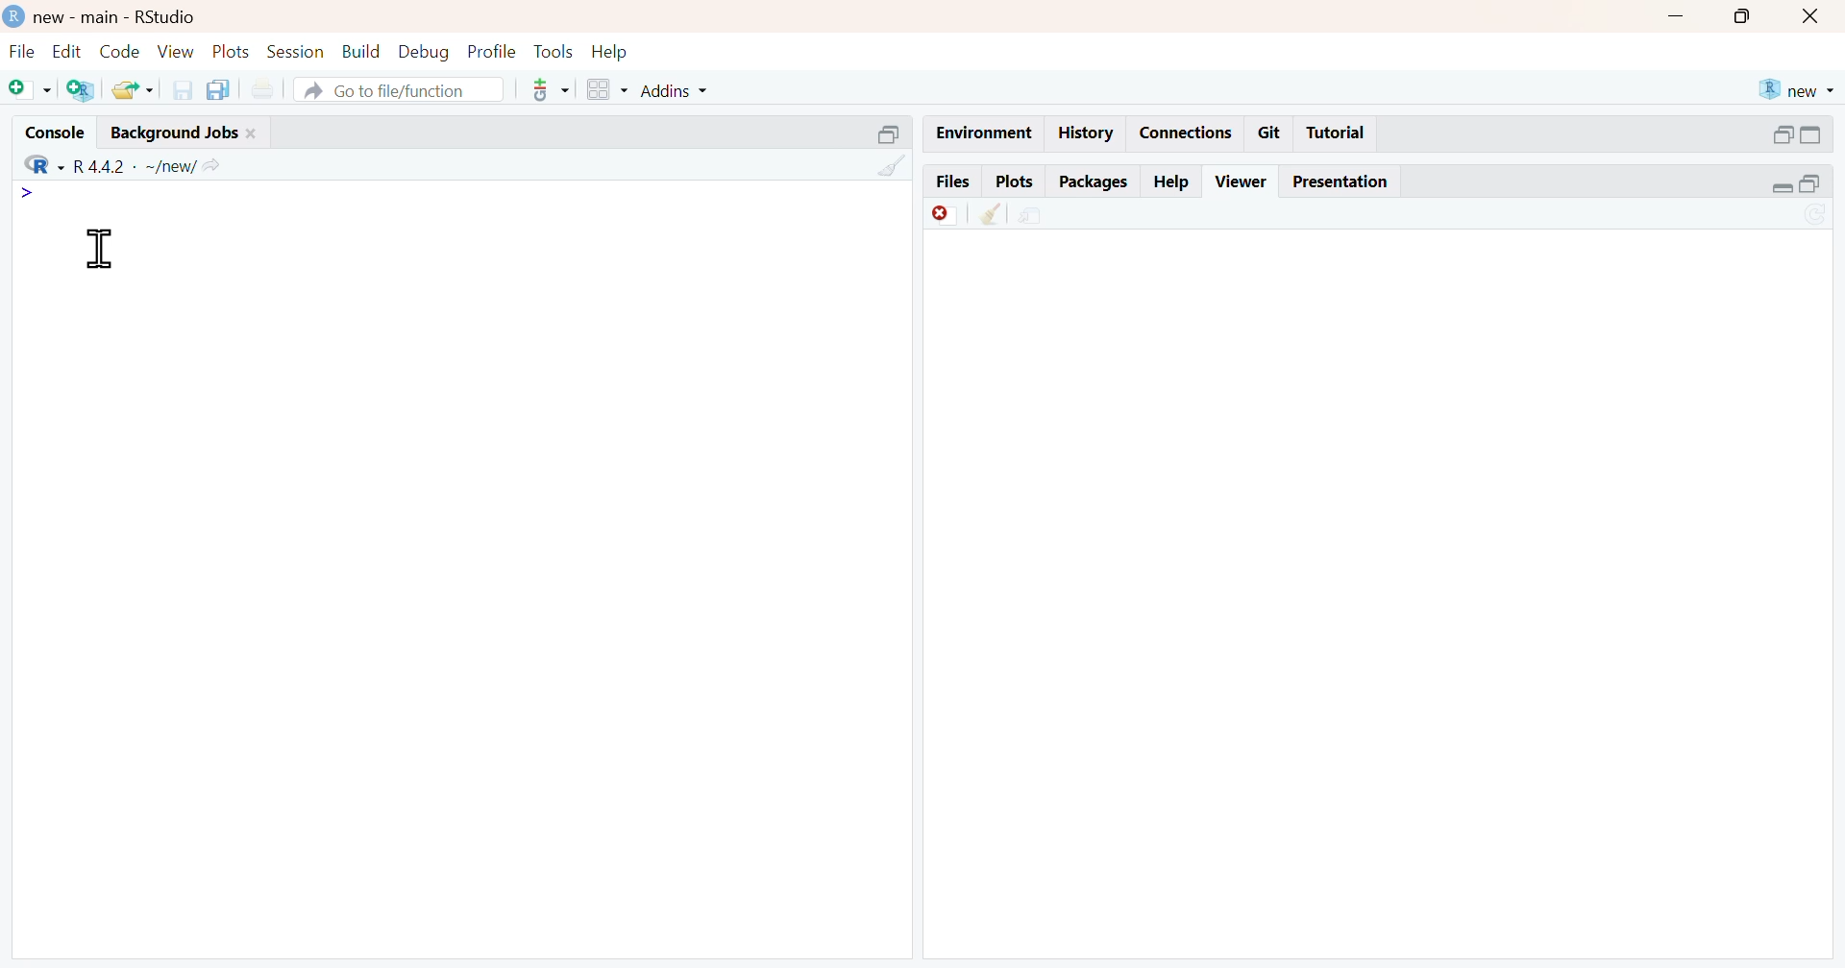 The width and height of the screenshot is (1845, 968). Describe the element at coordinates (103, 164) in the screenshot. I see `R 4.4.2 - new` at that location.